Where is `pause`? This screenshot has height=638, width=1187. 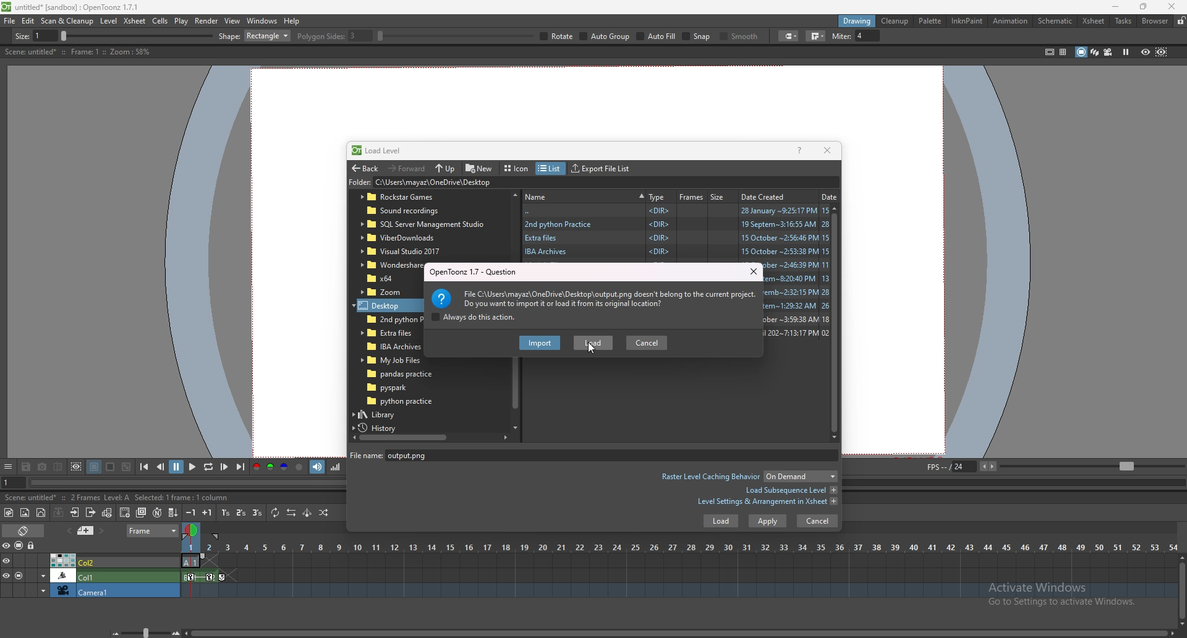 pause is located at coordinates (176, 467).